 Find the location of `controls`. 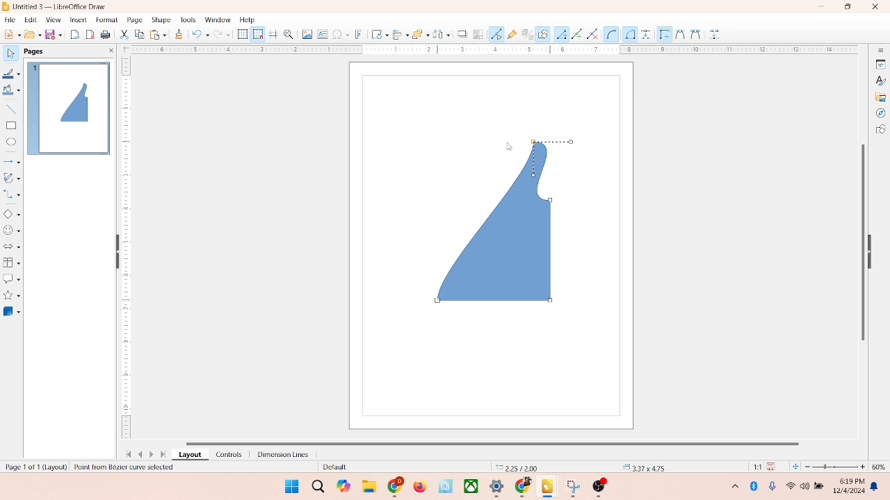

controls is located at coordinates (225, 454).